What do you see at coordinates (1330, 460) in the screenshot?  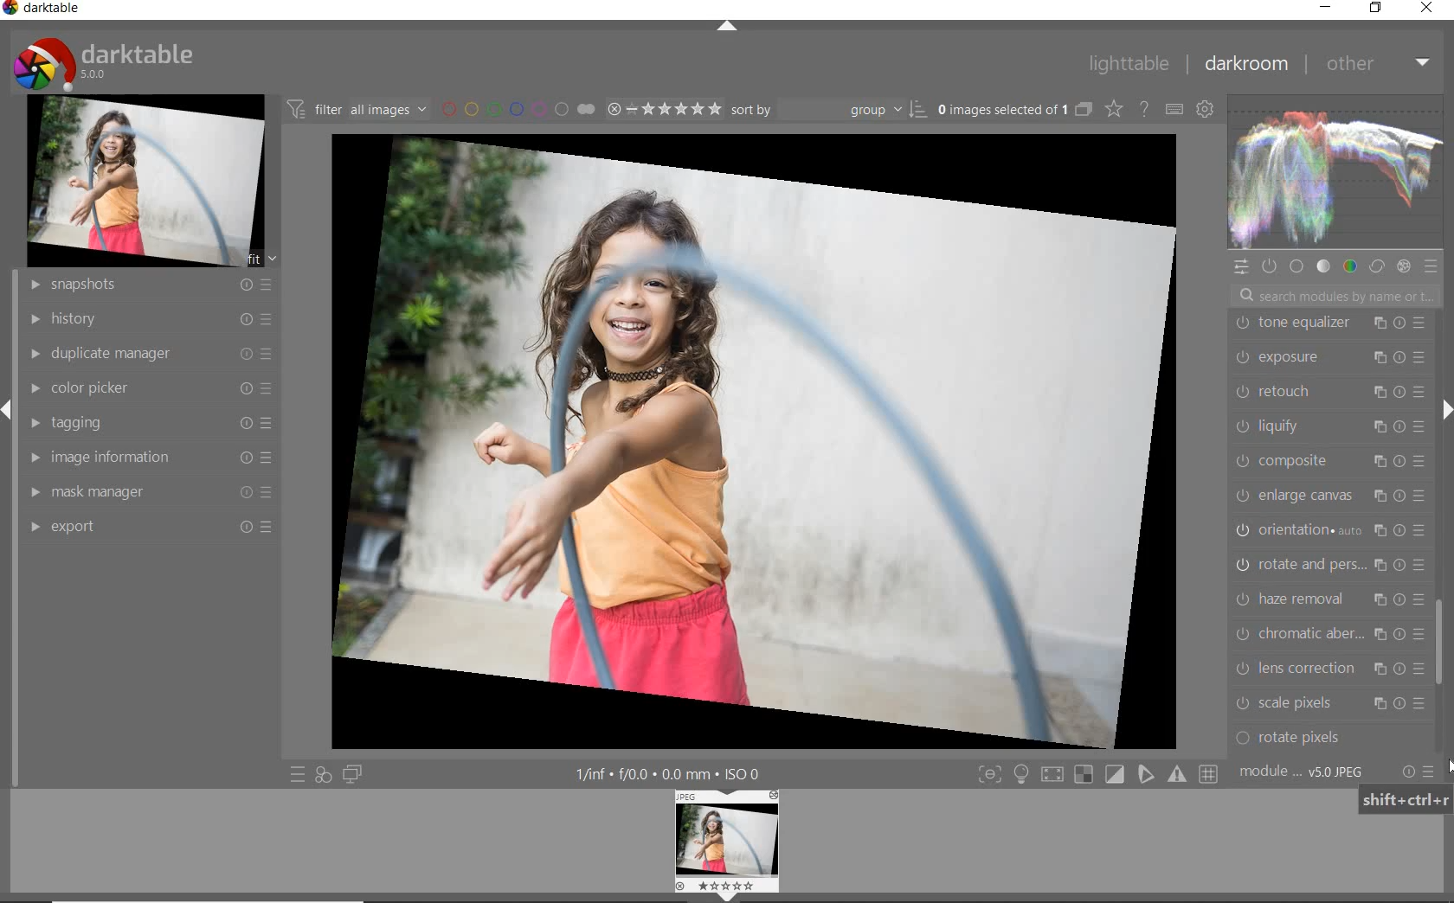 I see `composite` at bounding box center [1330, 460].